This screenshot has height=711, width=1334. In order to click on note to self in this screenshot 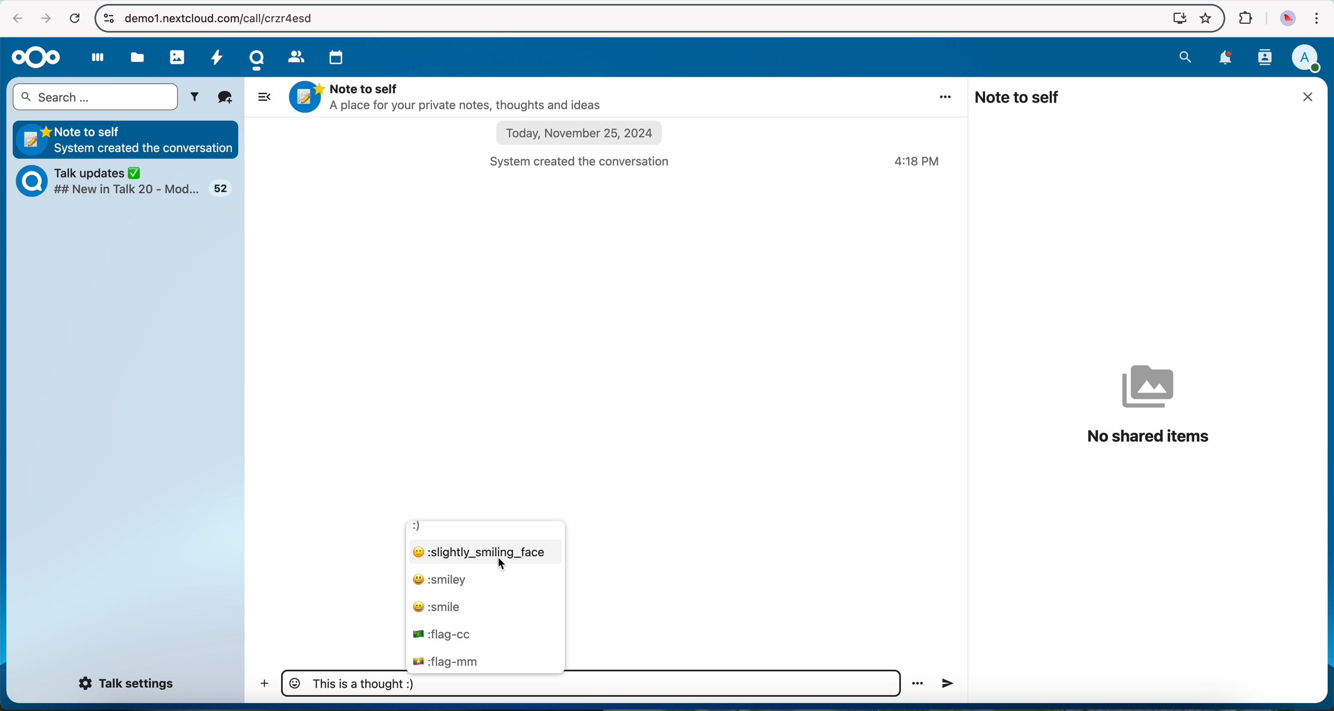, I will do `click(1019, 97)`.